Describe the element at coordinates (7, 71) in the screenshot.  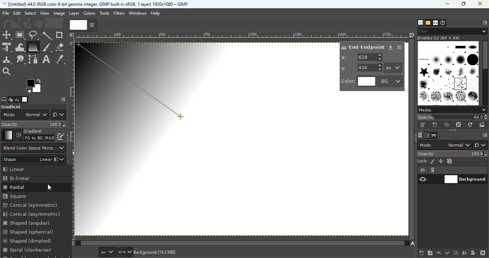
I see `Zoom tool` at that location.